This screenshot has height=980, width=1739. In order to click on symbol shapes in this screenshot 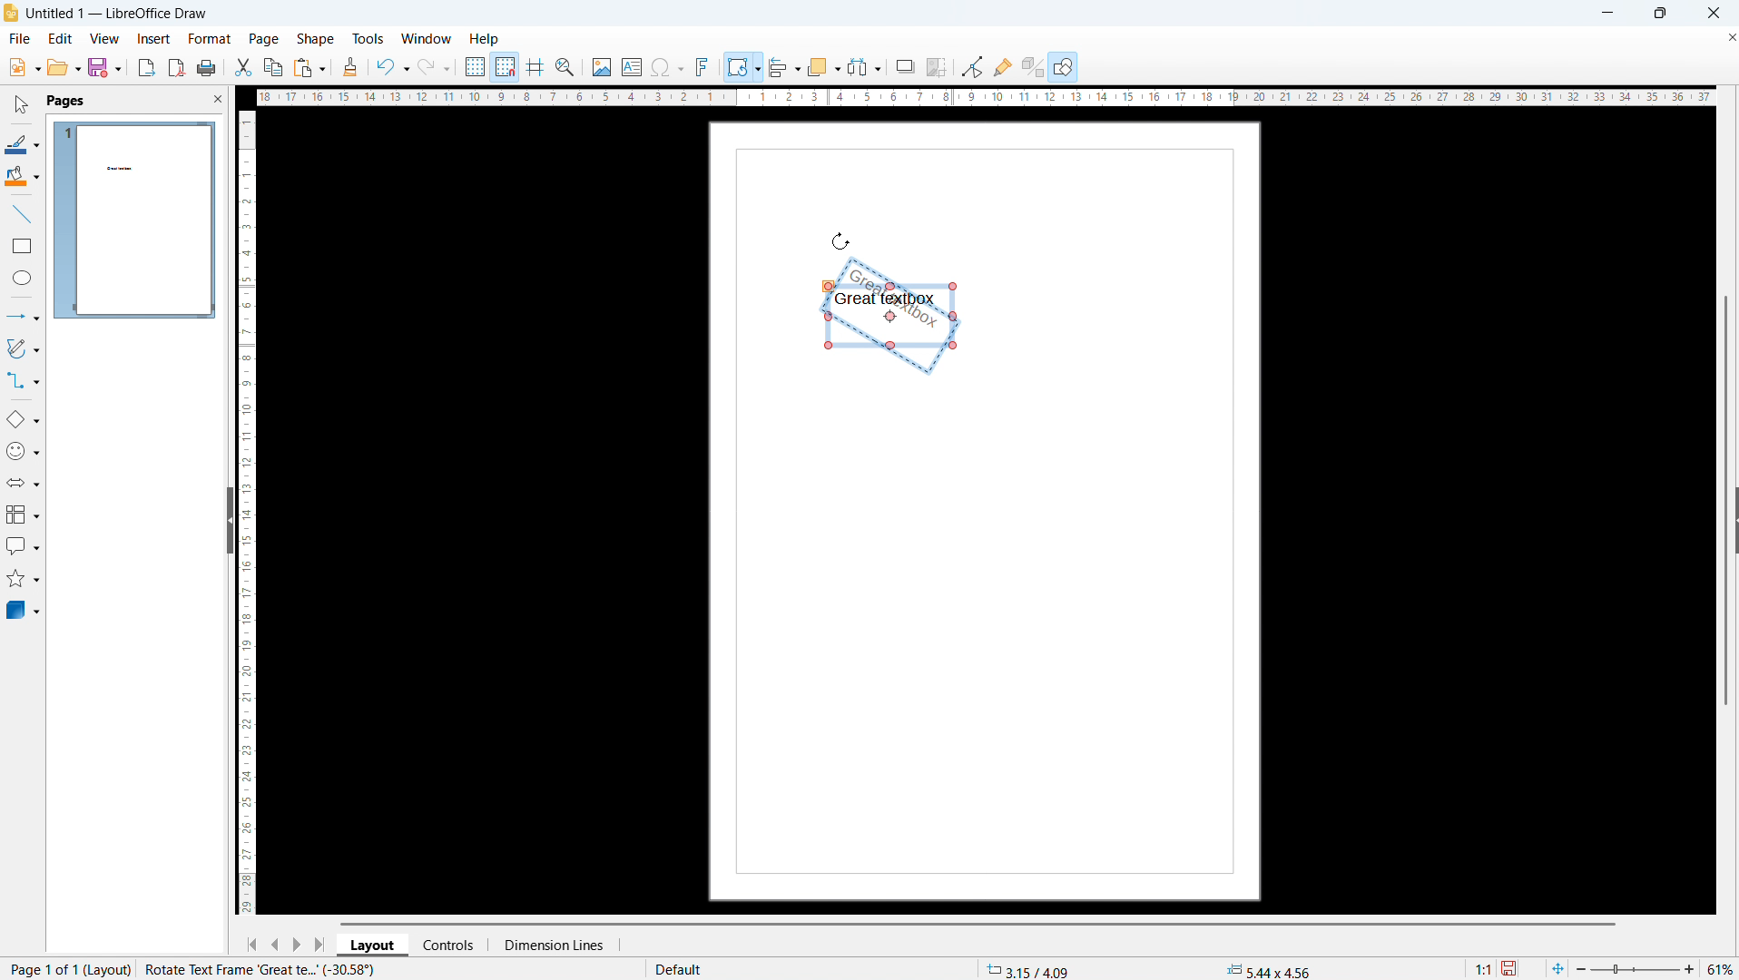, I will do `click(23, 451)`.